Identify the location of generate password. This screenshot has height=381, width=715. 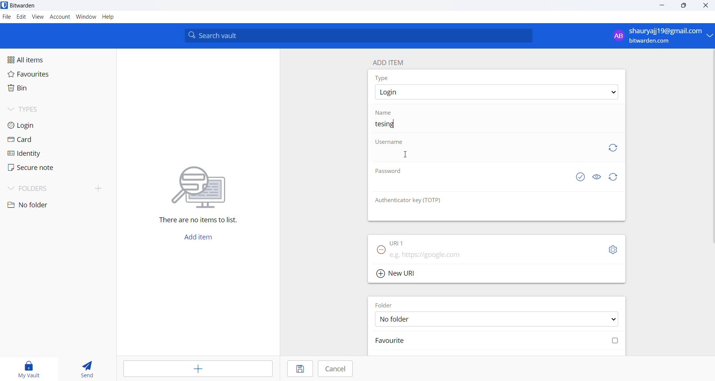
(615, 177).